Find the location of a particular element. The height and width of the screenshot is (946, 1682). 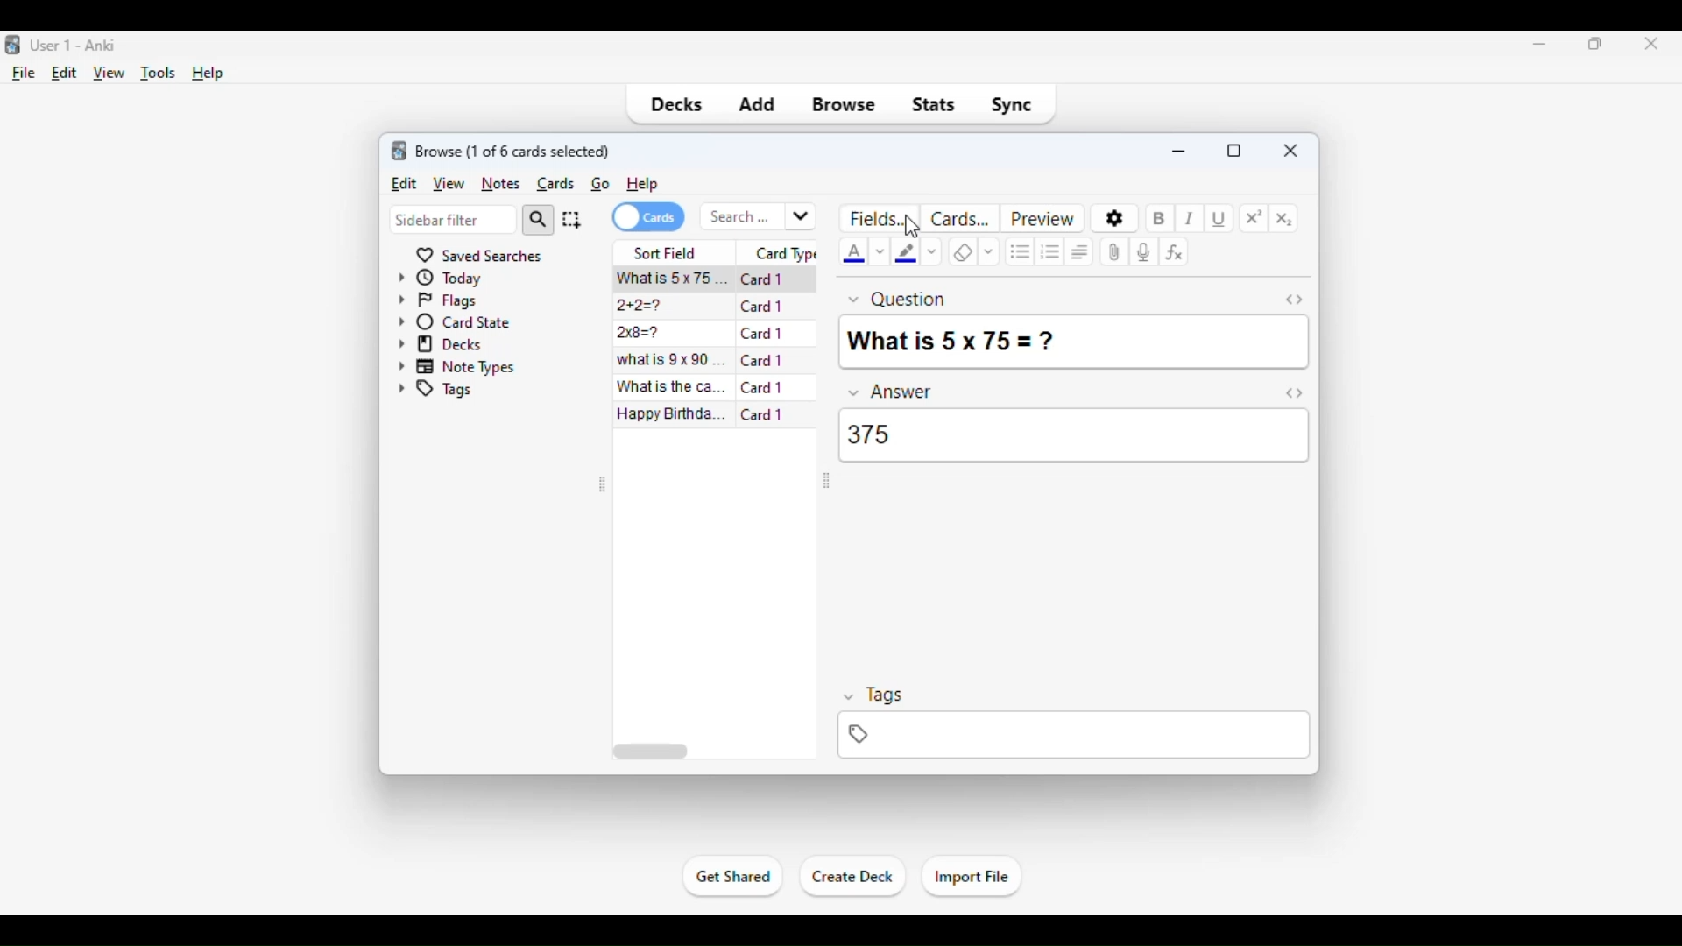

cards is located at coordinates (556, 184).